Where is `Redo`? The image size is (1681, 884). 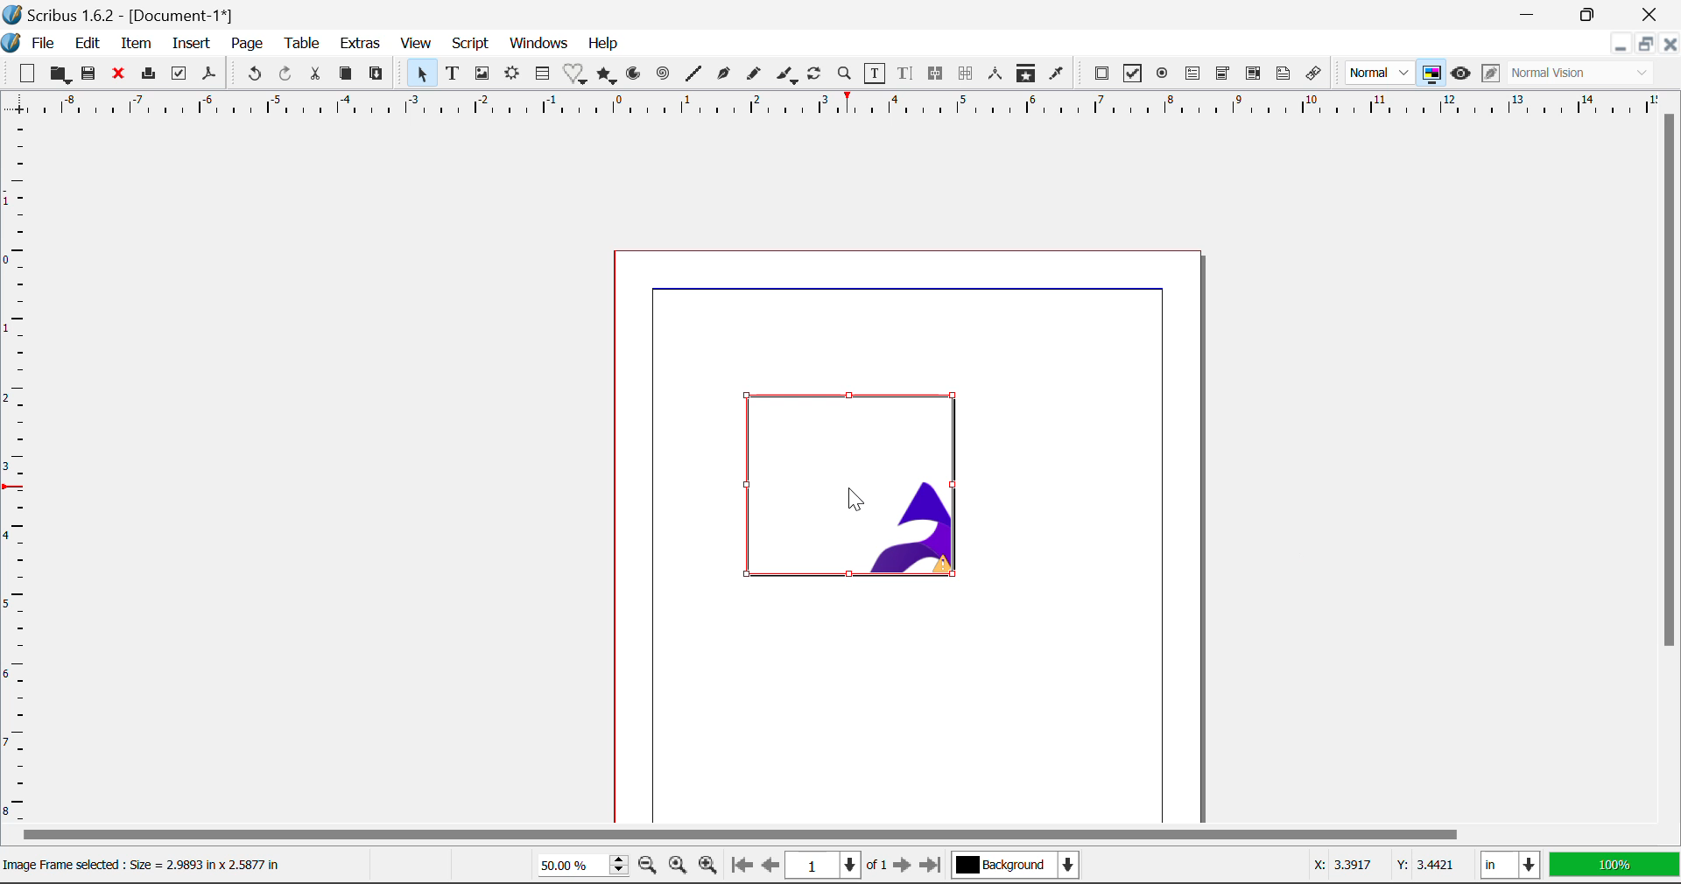 Redo is located at coordinates (289, 74).